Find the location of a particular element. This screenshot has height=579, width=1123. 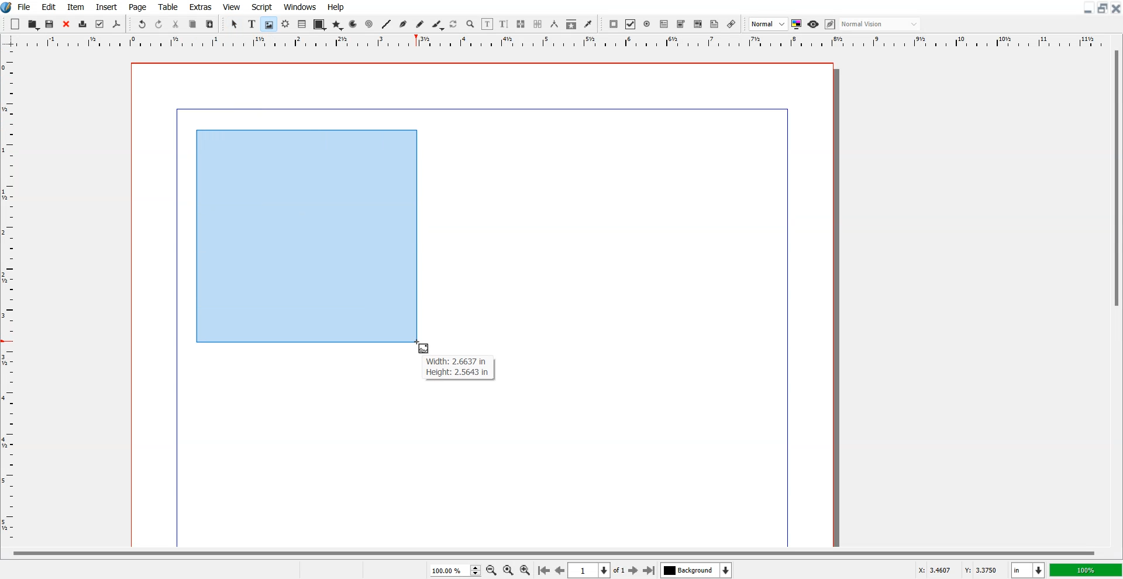

Edit is located at coordinates (49, 6).